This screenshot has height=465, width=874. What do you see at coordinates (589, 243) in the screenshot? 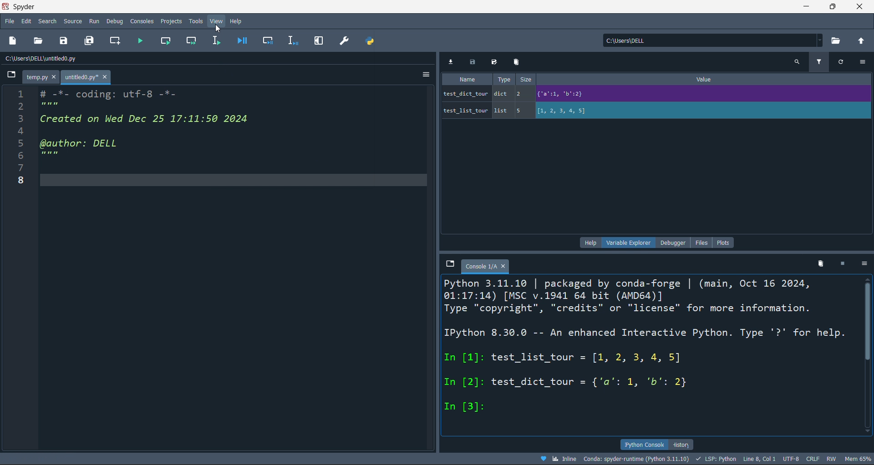
I see `help` at bounding box center [589, 243].